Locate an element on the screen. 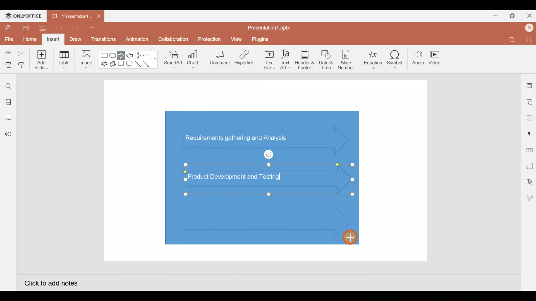  Home is located at coordinates (30, 40).